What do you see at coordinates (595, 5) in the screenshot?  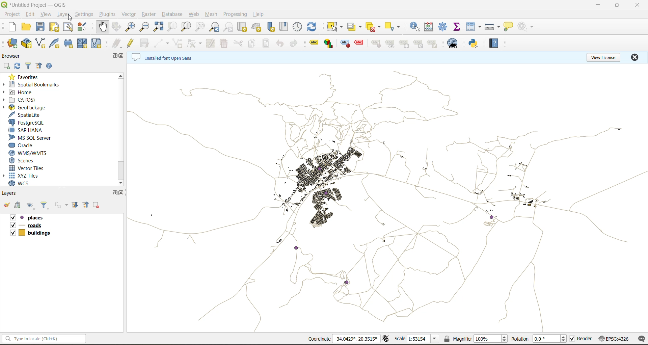 I see `minimize` at bounding box center [595, 5].